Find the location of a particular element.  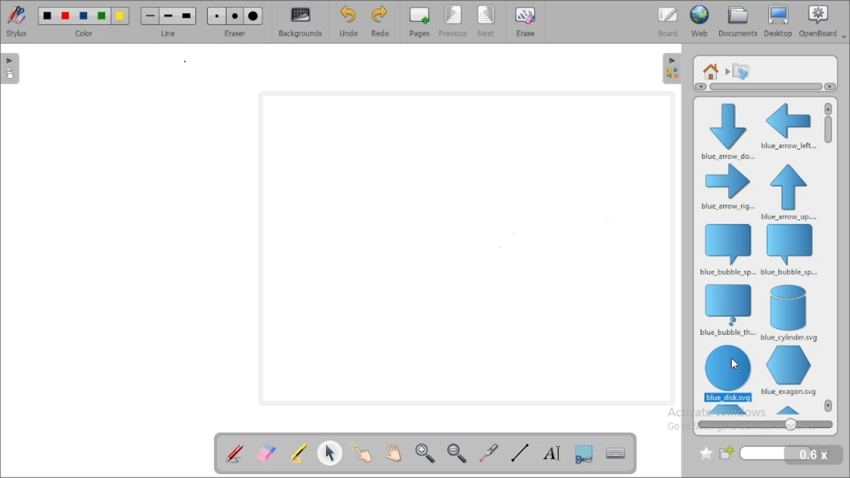

previous is located at coordinates (454, 22).